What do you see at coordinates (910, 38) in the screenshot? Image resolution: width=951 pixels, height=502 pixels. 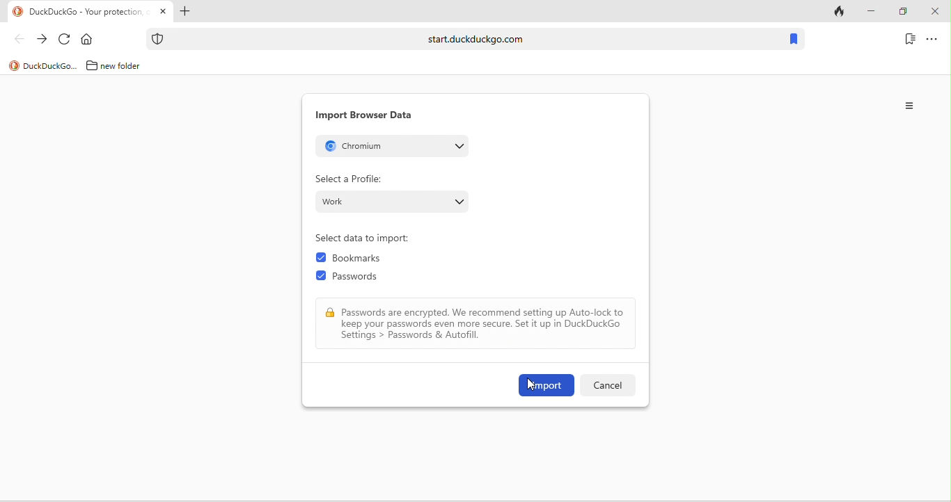 I see `bookmarks` at bounding box center [910, 38].